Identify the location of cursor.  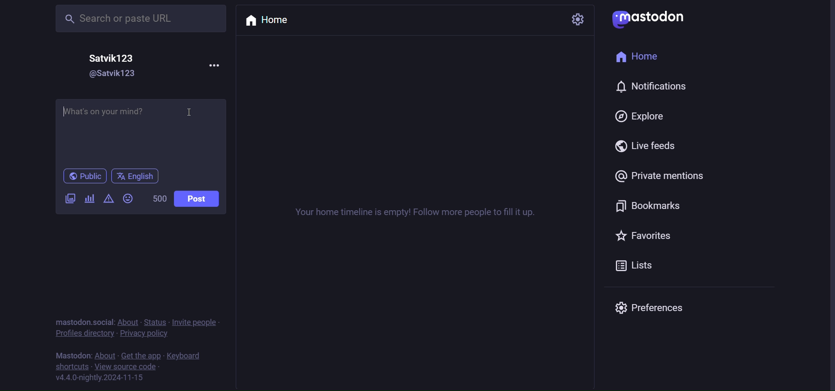
(189, 114).